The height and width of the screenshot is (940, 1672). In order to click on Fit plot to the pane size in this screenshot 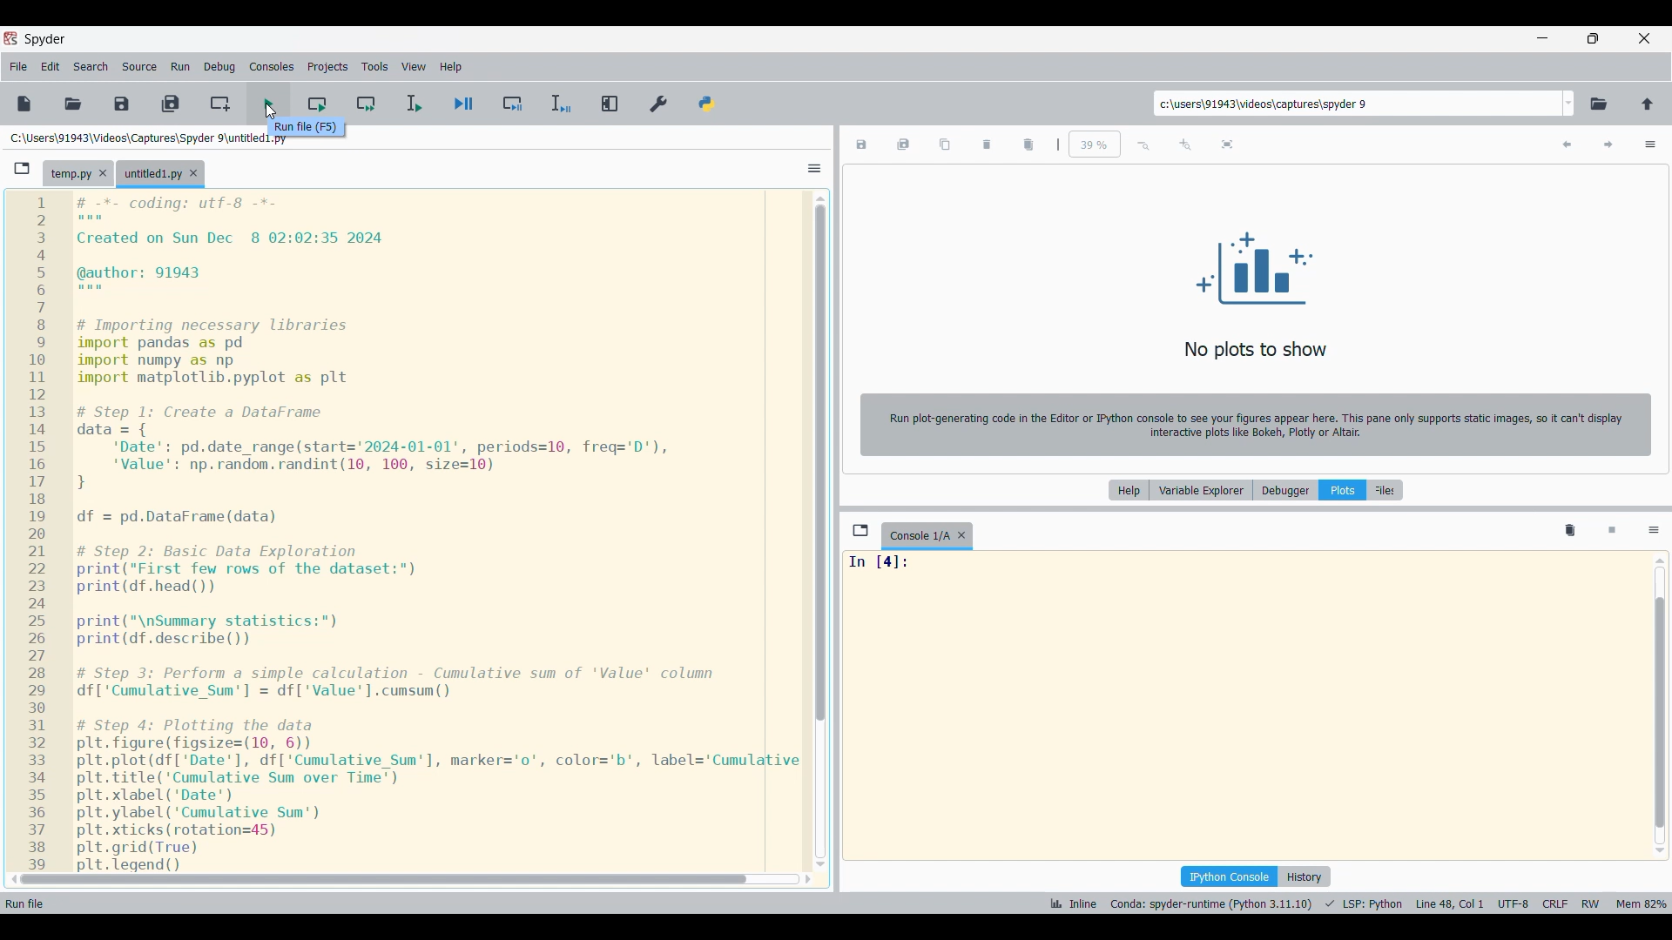, I will do `click(1227, 144)`.